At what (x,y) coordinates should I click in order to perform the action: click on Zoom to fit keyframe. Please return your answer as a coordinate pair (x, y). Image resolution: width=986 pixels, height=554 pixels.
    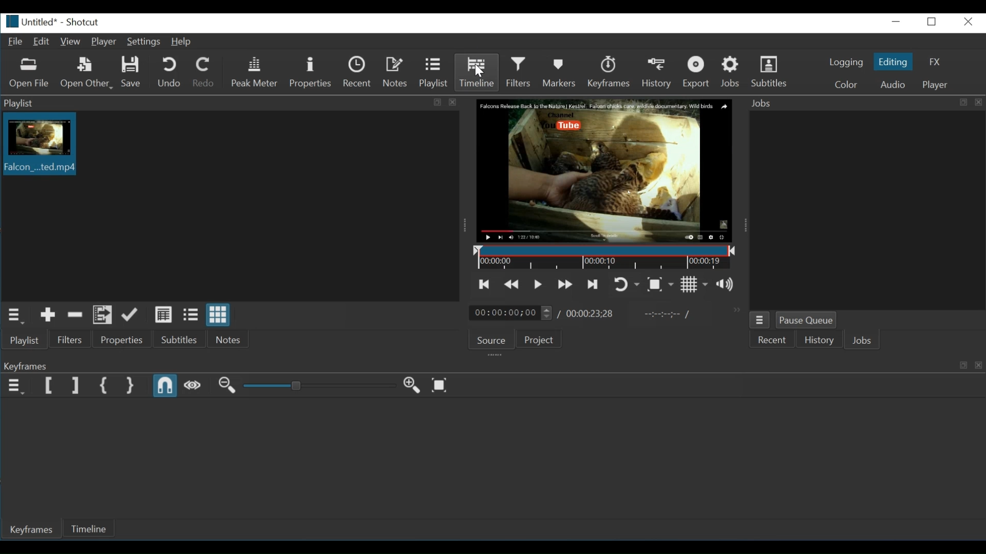
    Looking at the image, I should click on (439, 385).